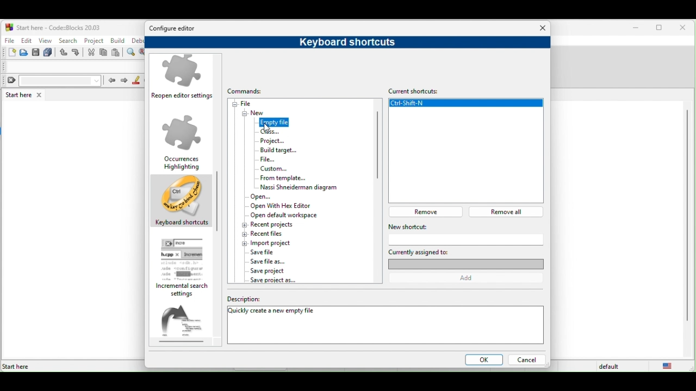  Describe the element at coordinates (258, 113) in the screenshot. I see `new` at that location.